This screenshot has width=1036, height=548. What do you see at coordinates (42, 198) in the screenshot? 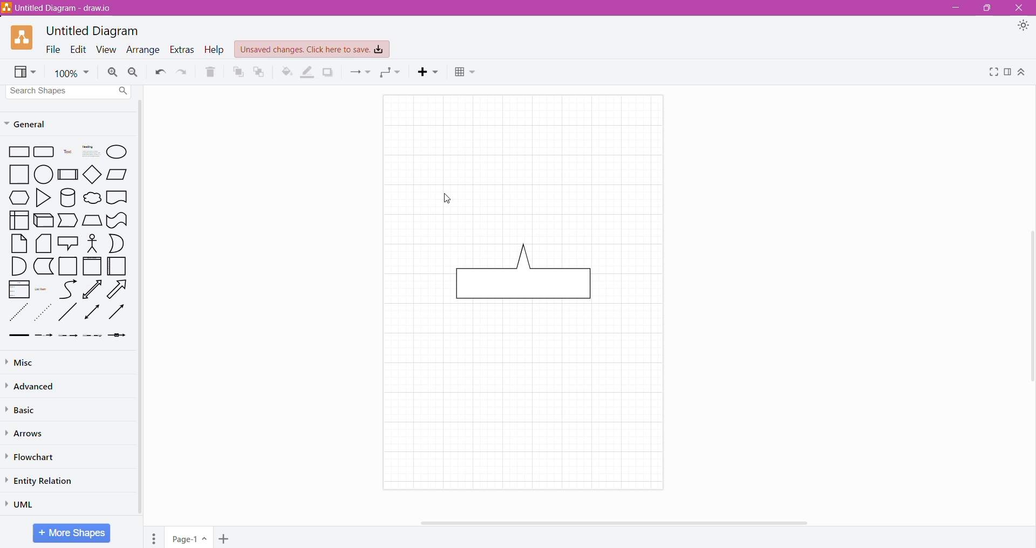
I see `triangle` at bounding box center [42, 198].